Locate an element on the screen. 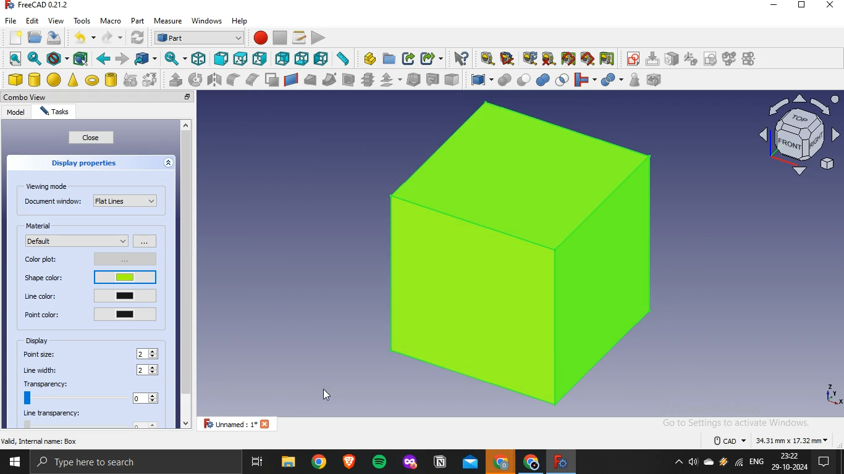 Image resolution: width=844 pixels, height=474 pixels. boolean is located at coordinates (504, 80).